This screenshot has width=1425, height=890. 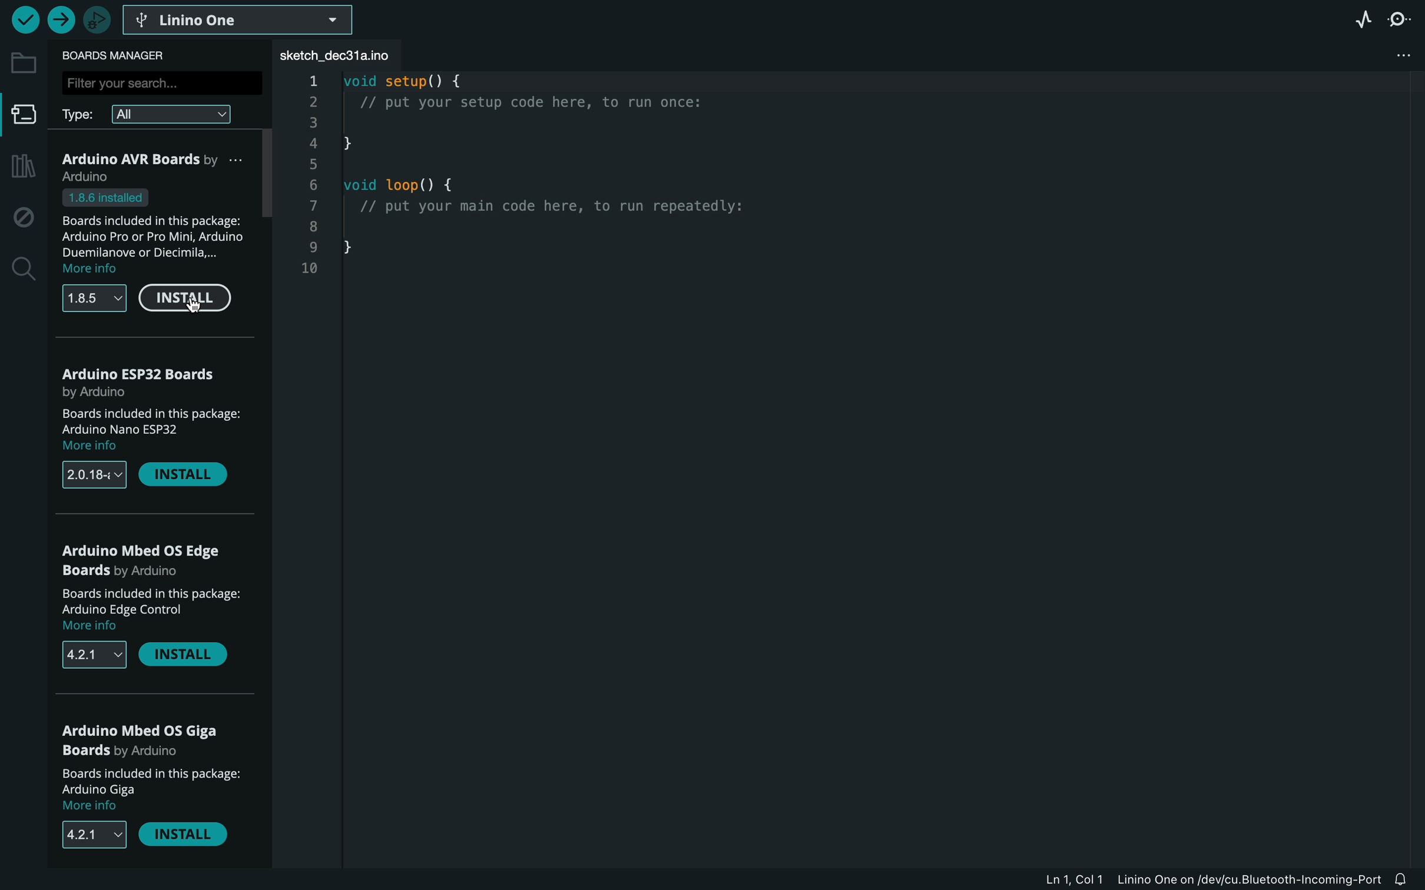 I want to click on upload, so click(x=60, y=21).